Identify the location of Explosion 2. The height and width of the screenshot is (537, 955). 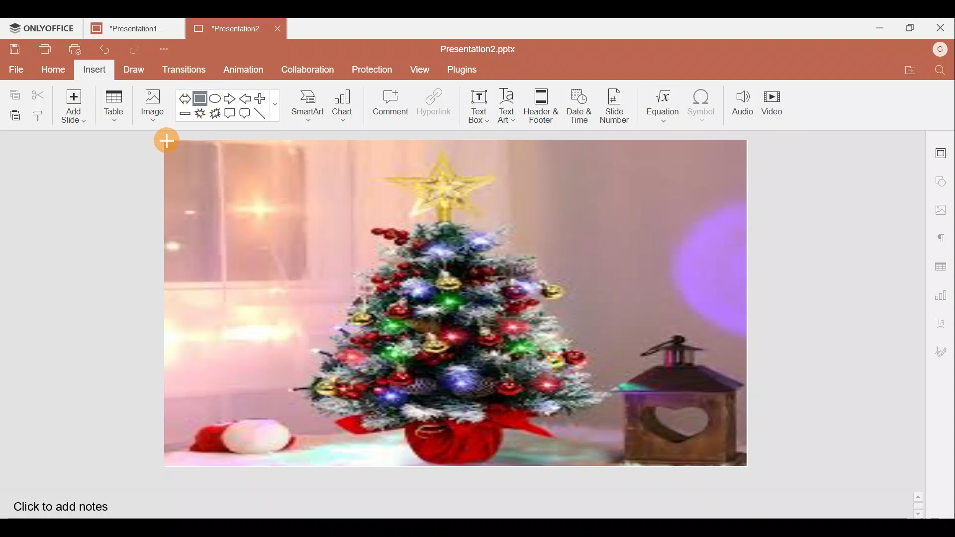
(215, 117).